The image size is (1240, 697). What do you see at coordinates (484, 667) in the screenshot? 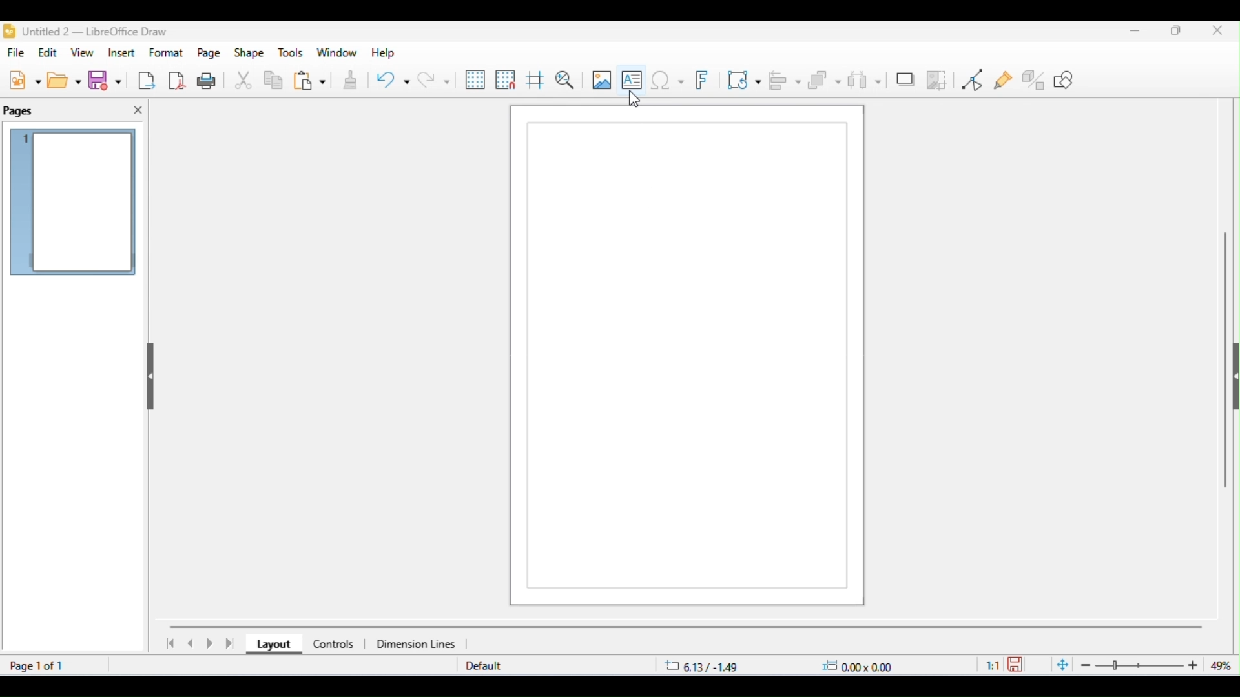
I see `default` at bounding box center [484, 667].